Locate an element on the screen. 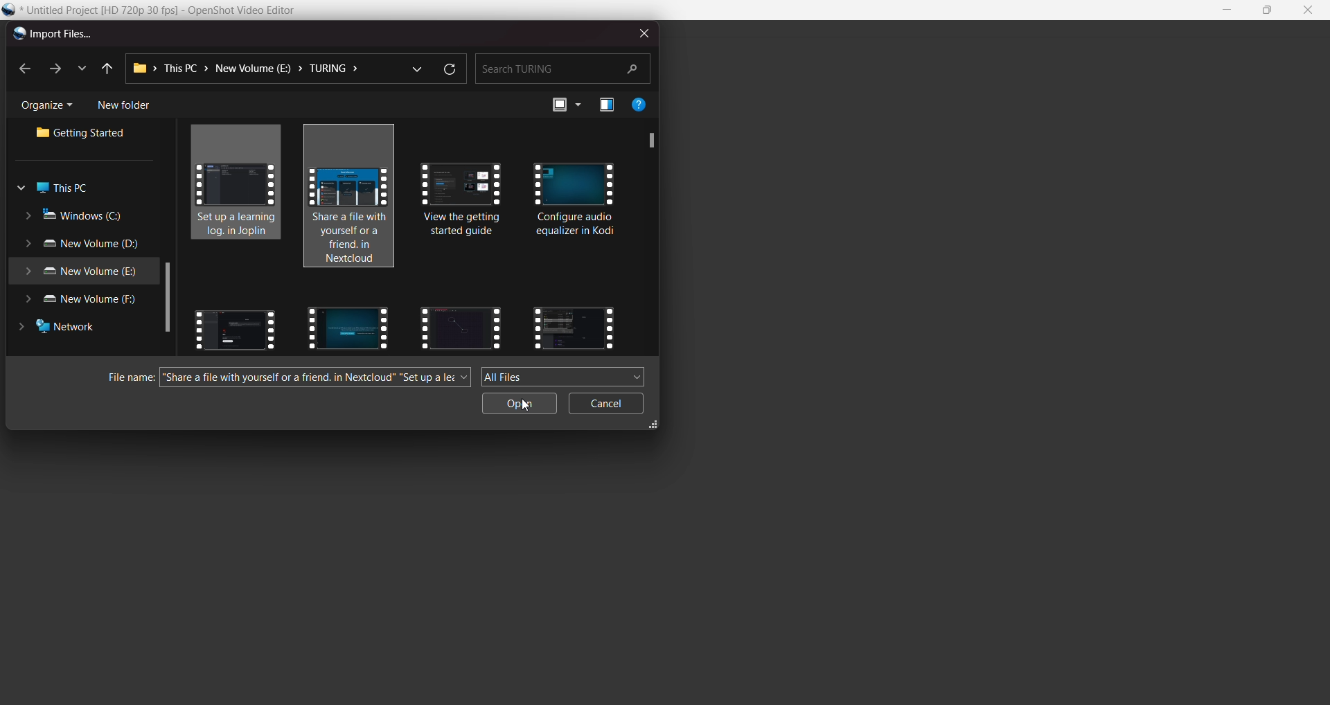 The width and height of the screenshot is (1330, 705). open option activated is located at coordinates (520, 403).